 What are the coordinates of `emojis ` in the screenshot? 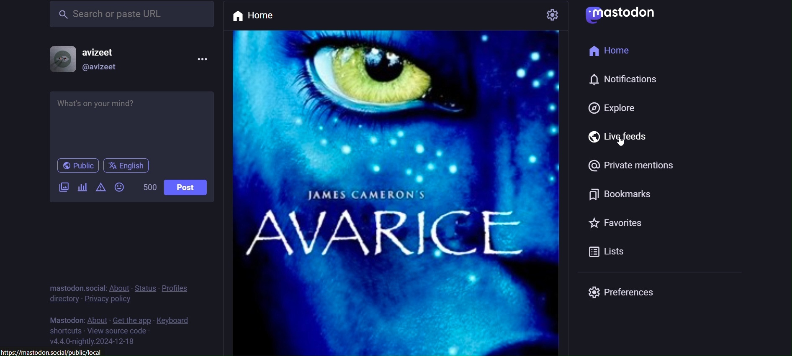 It's located at (119, 188).